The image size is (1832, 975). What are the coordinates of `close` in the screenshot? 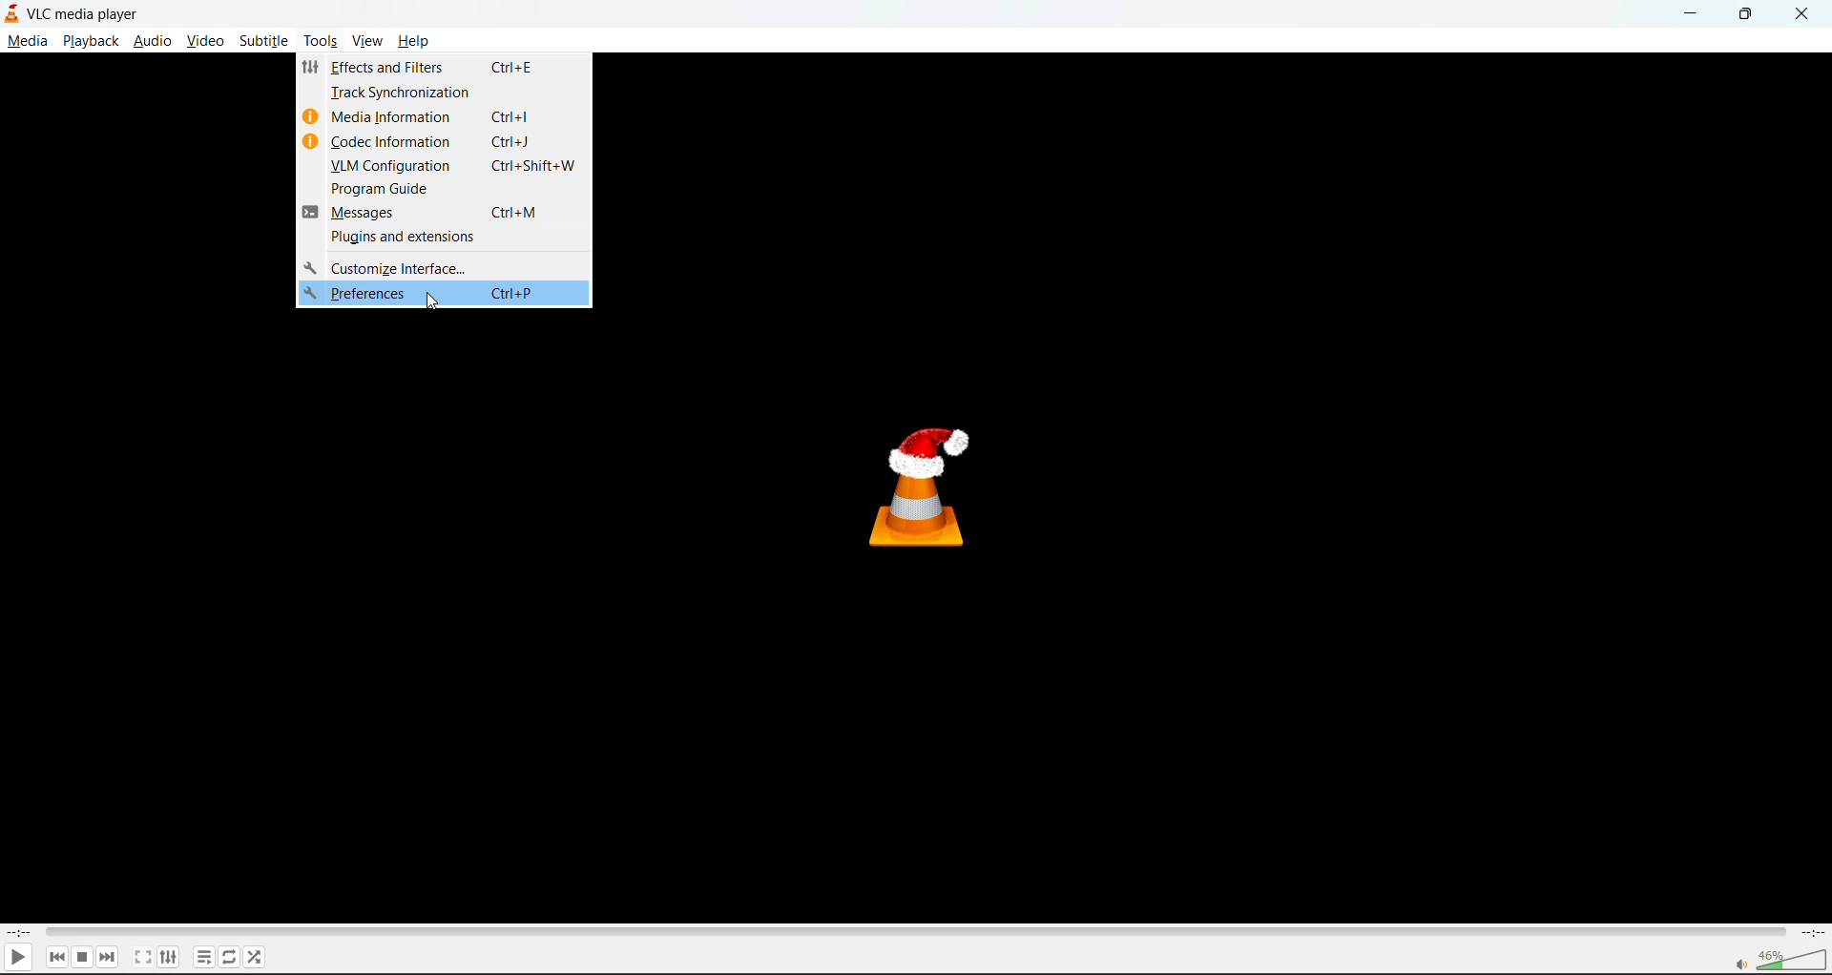 It's located at (1808, 13).